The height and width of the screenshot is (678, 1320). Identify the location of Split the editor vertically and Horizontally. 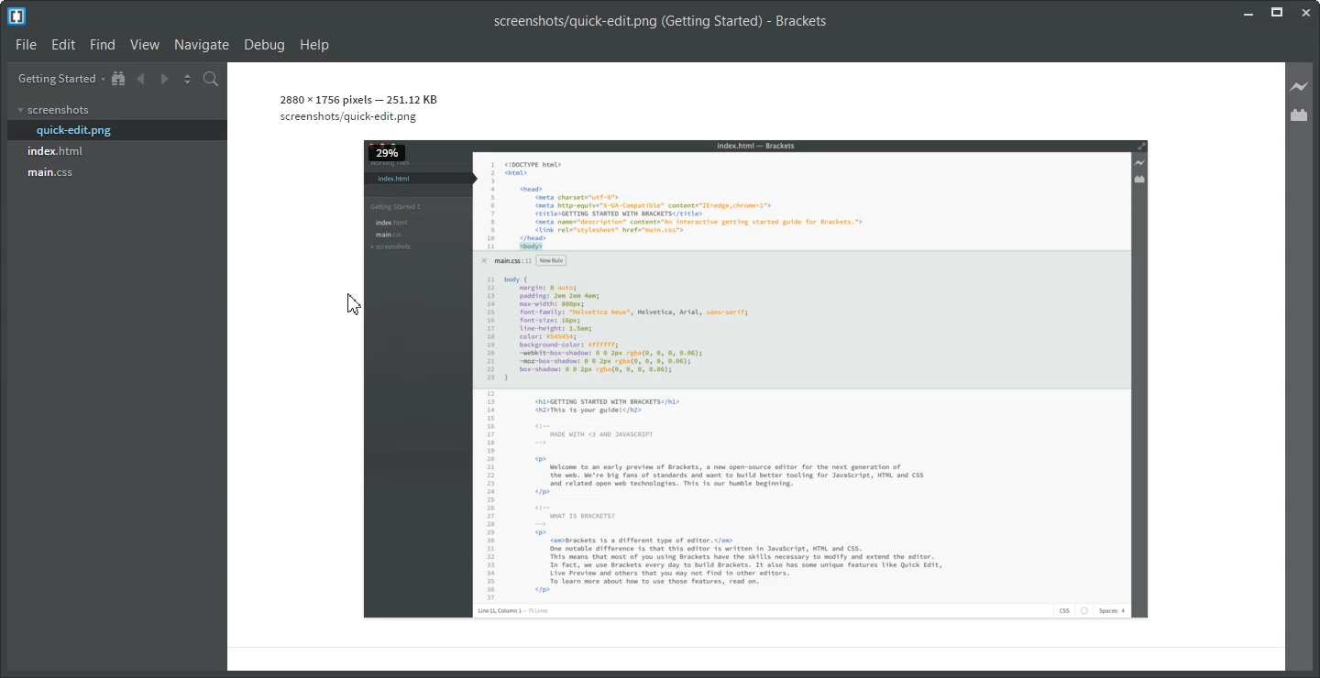
(188, 79).